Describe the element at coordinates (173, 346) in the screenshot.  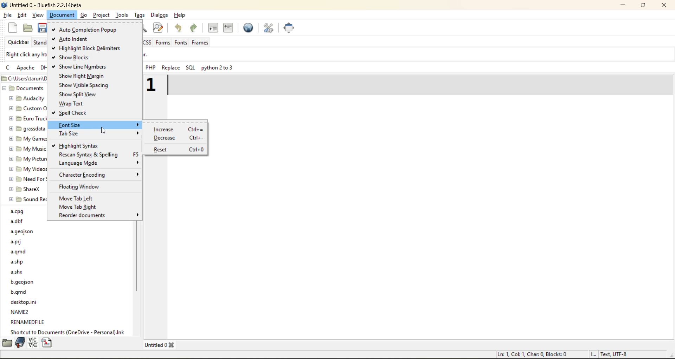
I see `Close` at that location.